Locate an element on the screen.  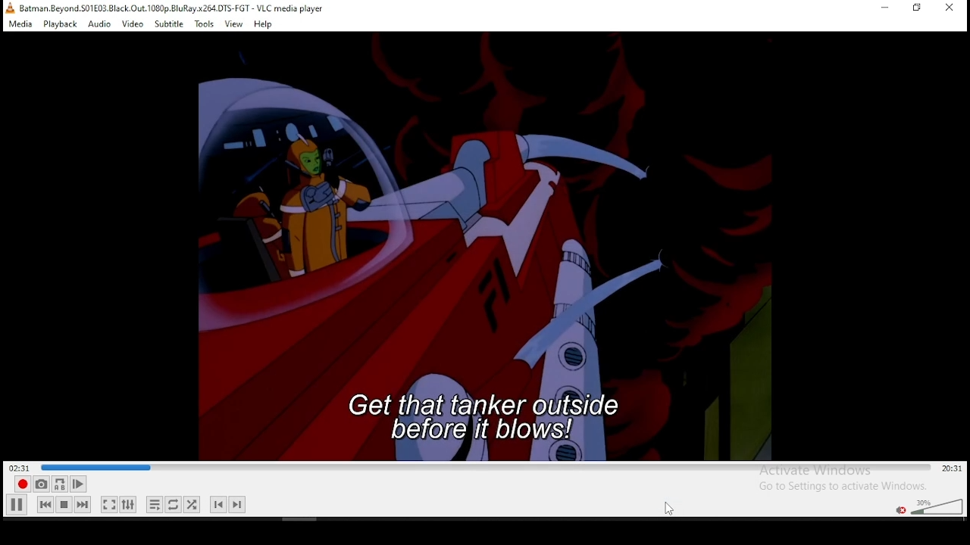
playback is located at coordinates (61, 24).